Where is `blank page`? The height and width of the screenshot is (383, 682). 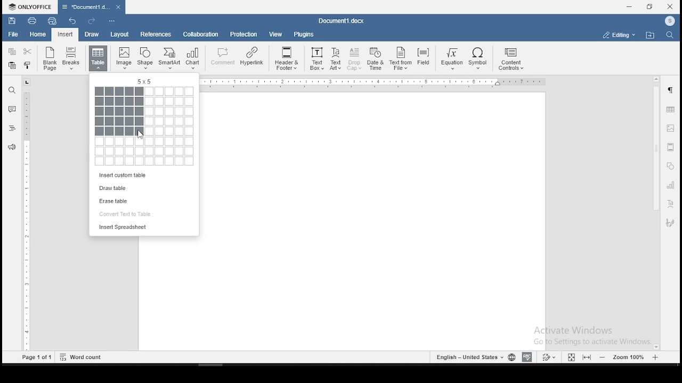
blank page is located at coordinates (48, 60).